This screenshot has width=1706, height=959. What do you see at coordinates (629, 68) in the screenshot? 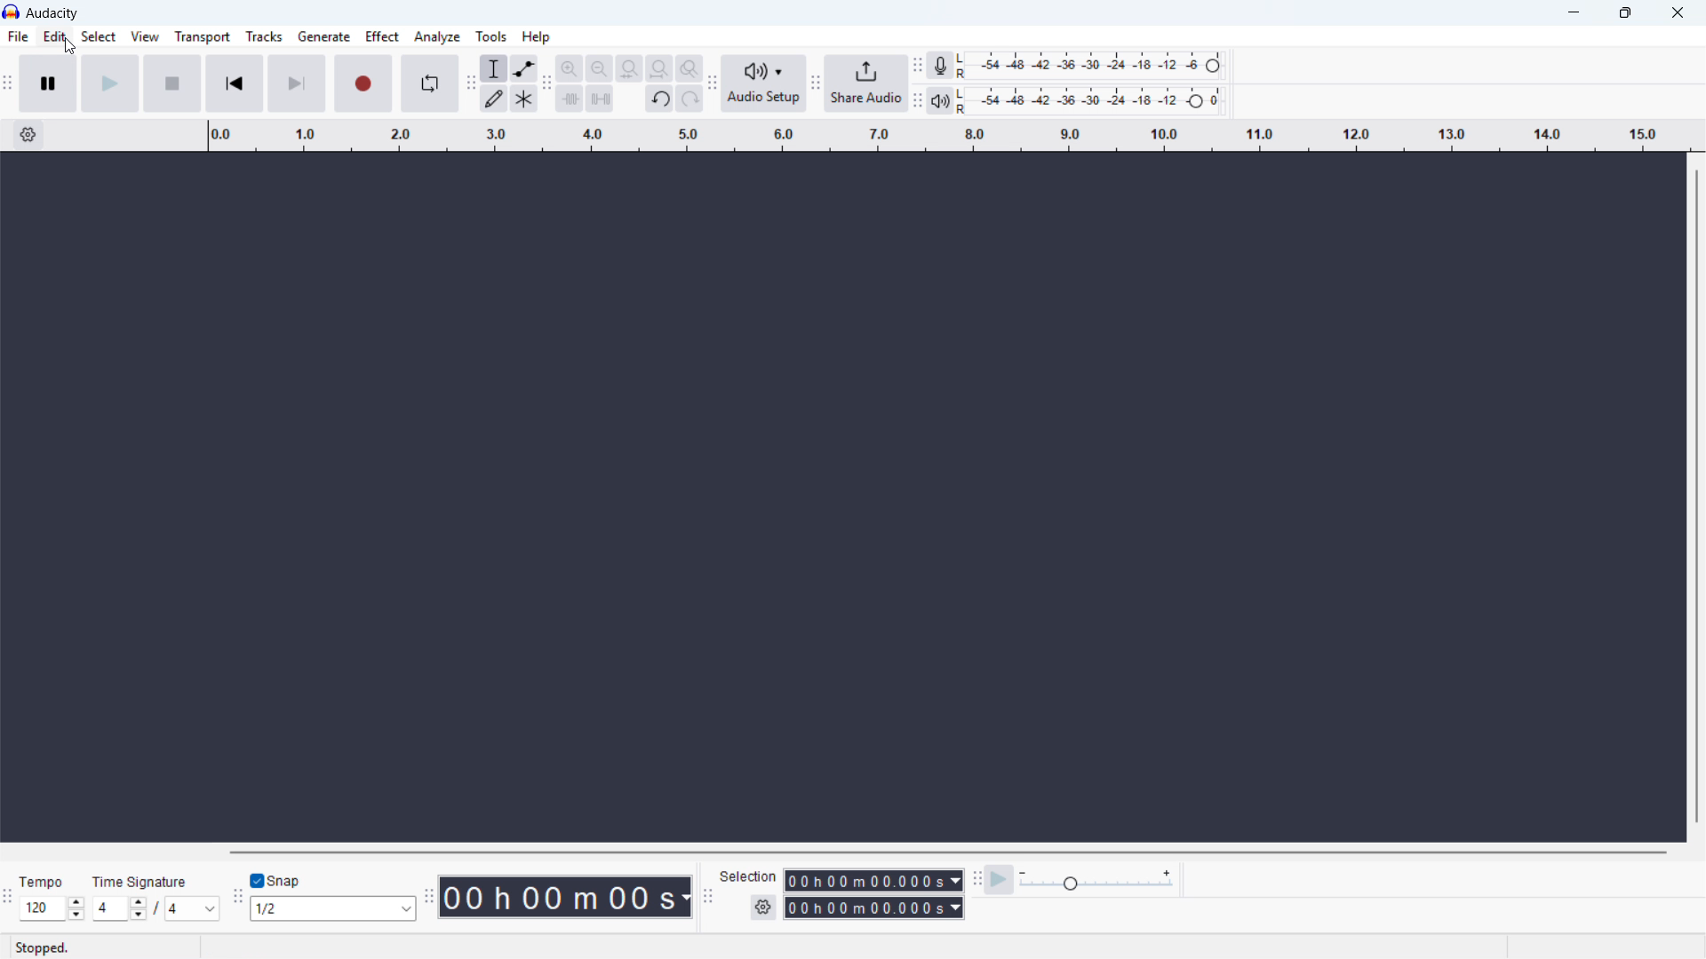
I see `fit selection to width` at bounding box center [629, 68].